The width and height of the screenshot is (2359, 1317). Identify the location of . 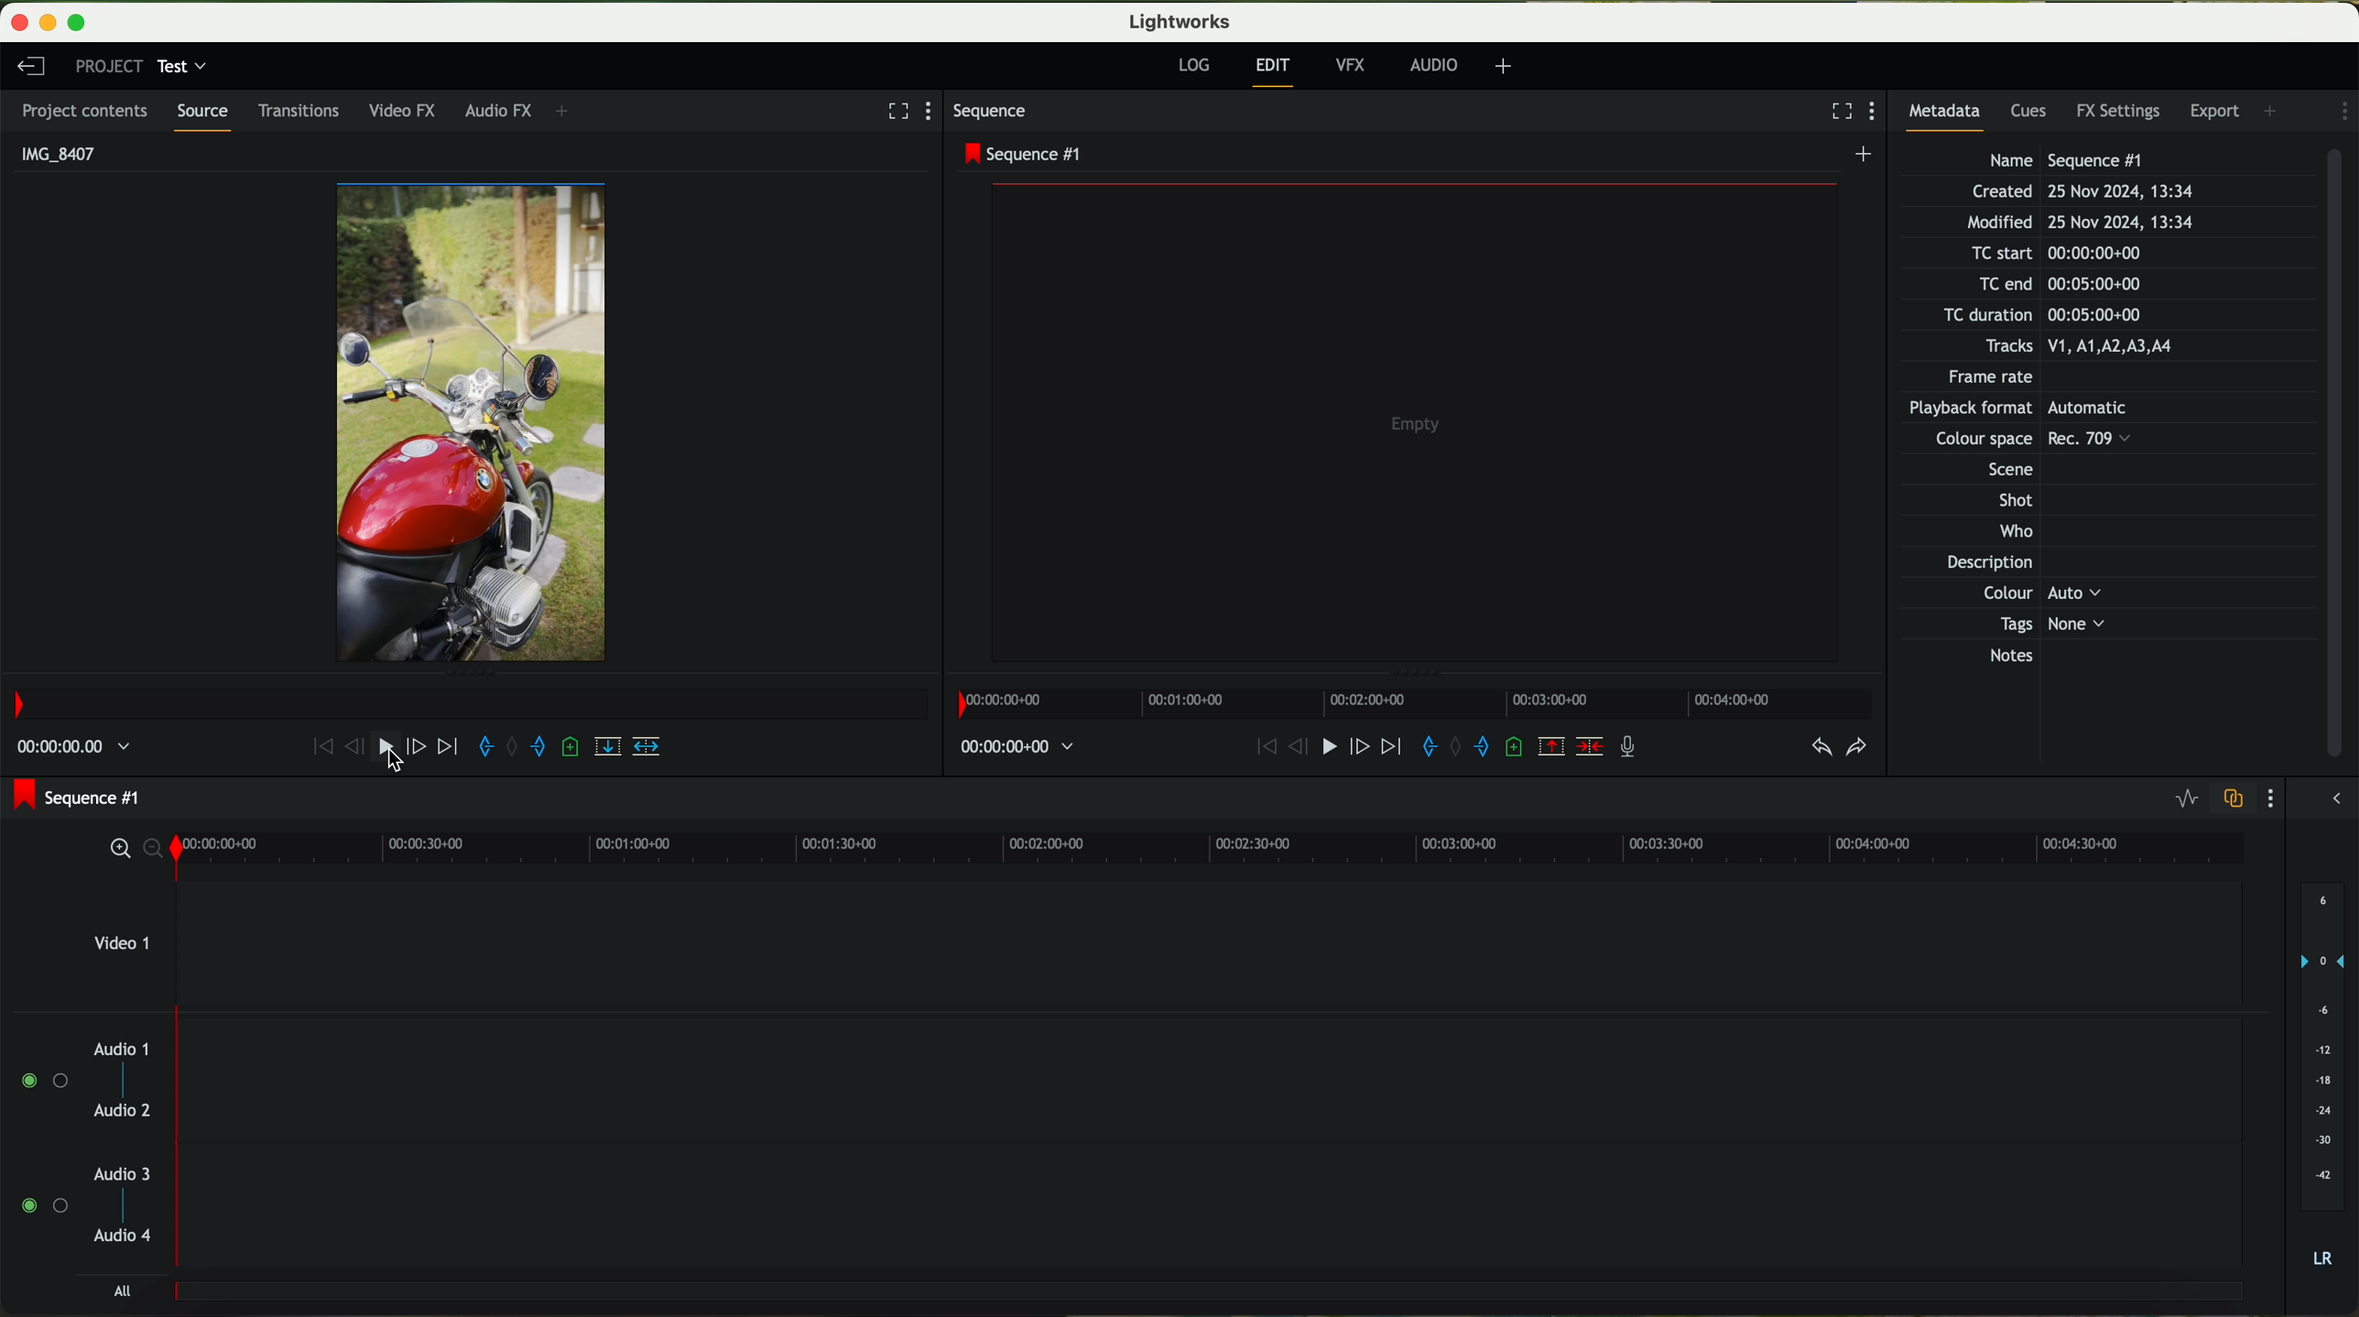
(2002, 467).